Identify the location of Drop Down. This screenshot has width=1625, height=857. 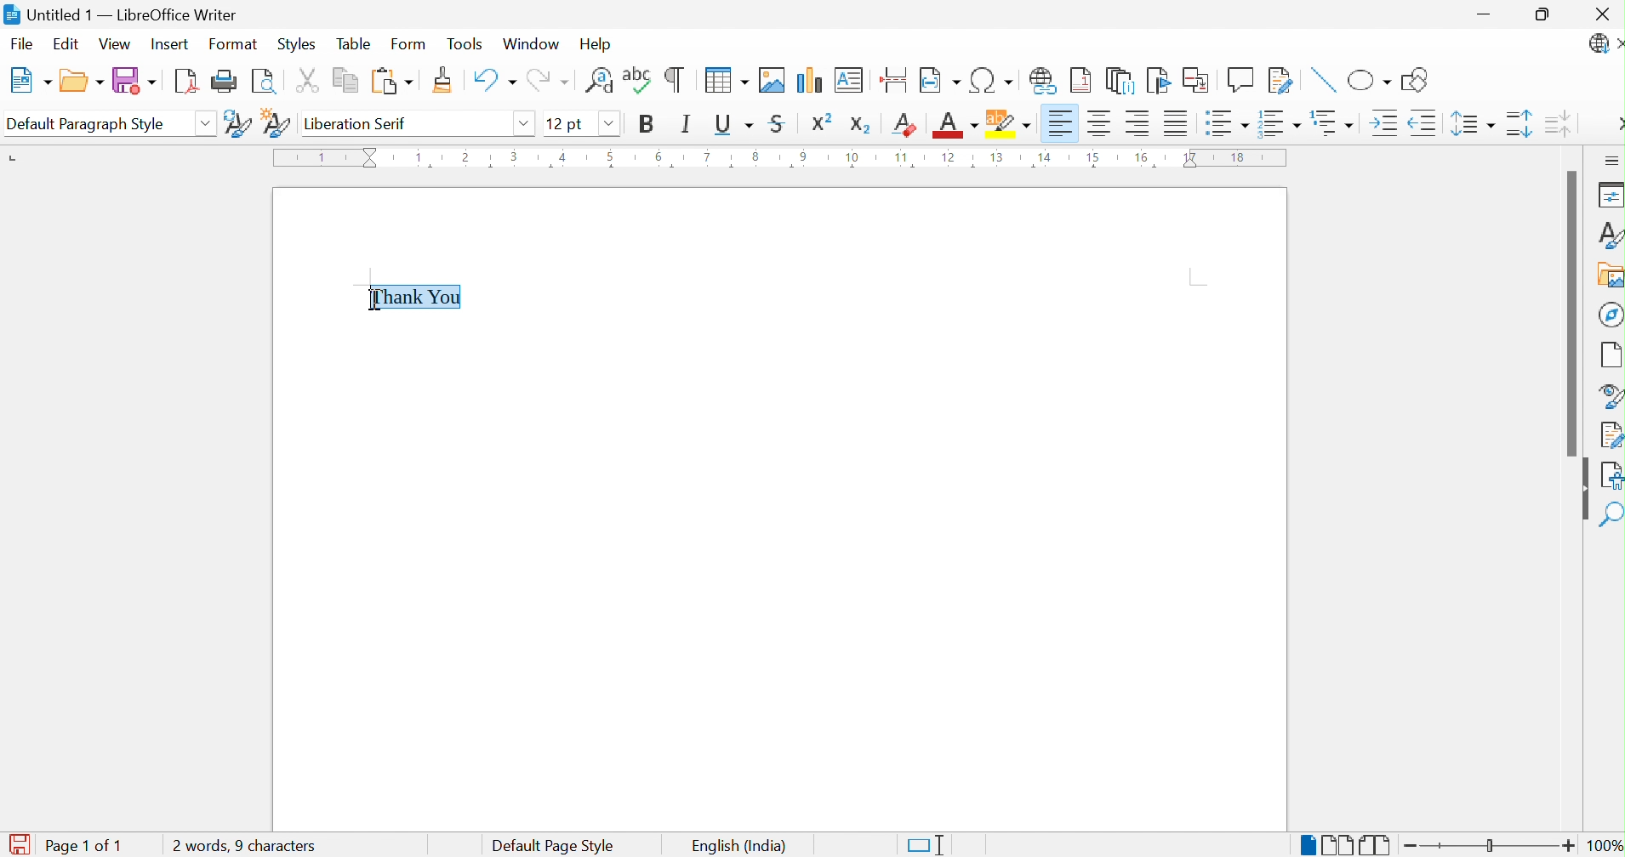
(206, 122).